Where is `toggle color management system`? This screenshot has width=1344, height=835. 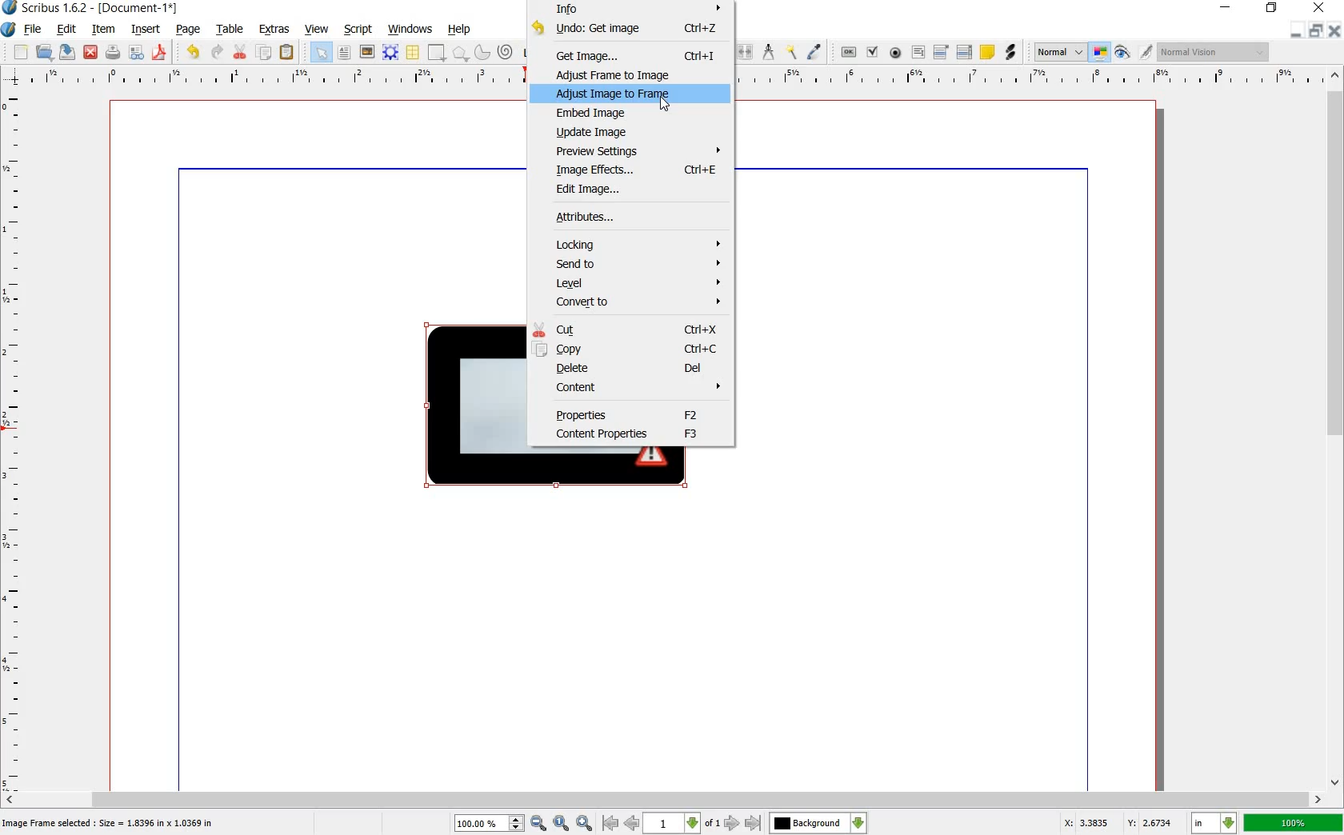 toggle color management system is located at coordinates (1100, 53).